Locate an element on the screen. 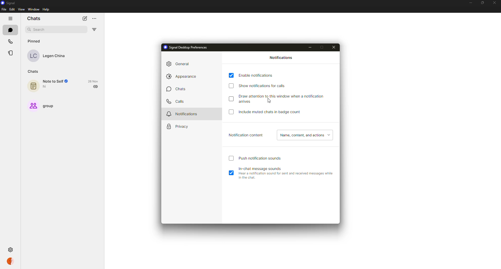 The image size is (501, 269). group is located at coordinates (43, 105).